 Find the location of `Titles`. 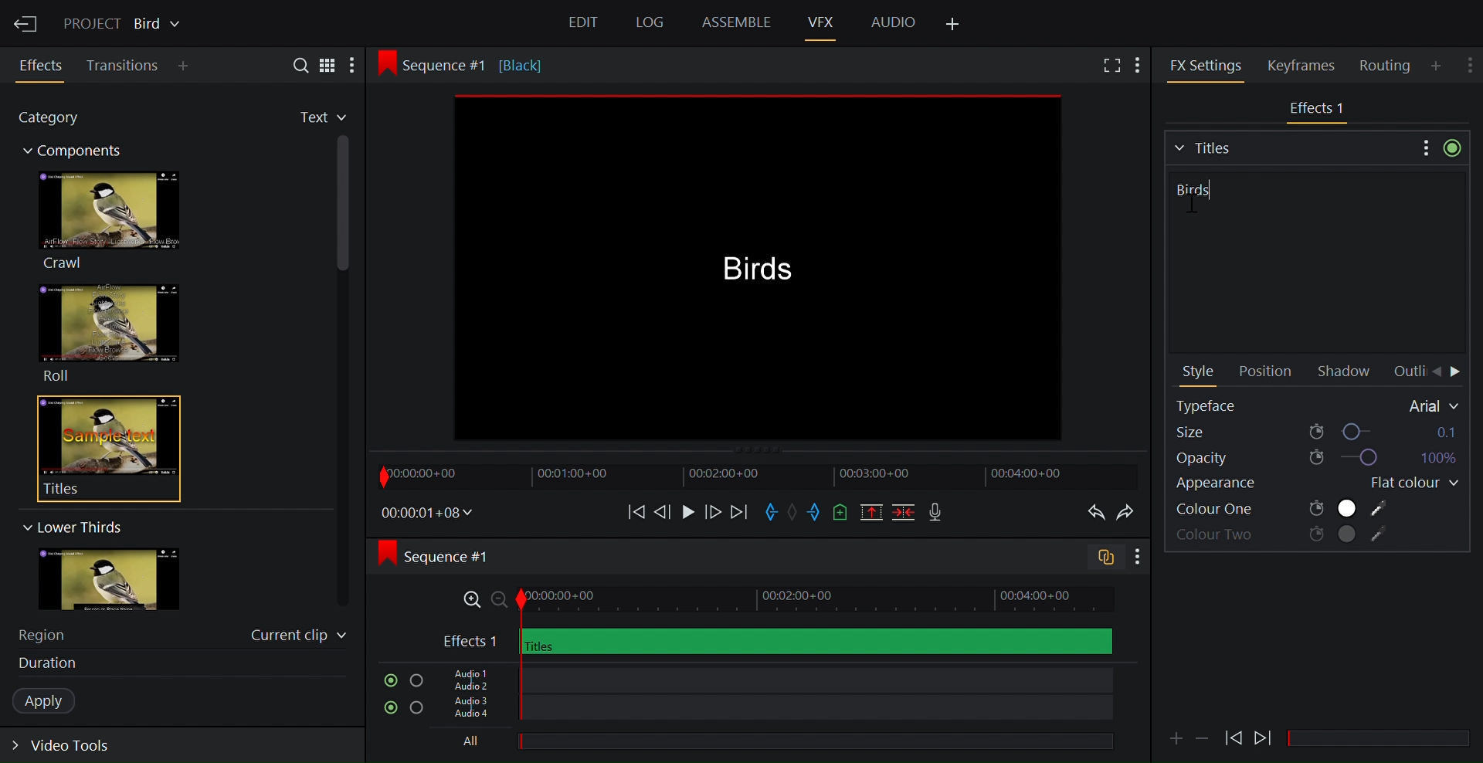

Titles is located at coordinates (1289, 146).